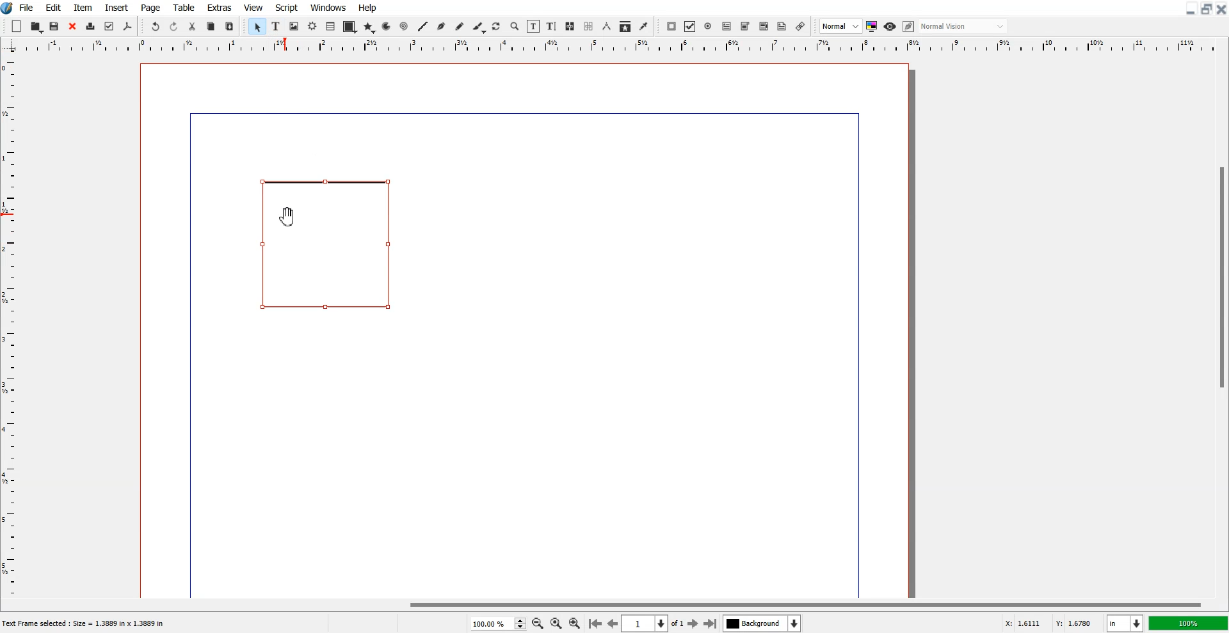 The width and height of the screenshot is (1229, 633). I want to click on Measurement in Inches, so click(1125, 623).